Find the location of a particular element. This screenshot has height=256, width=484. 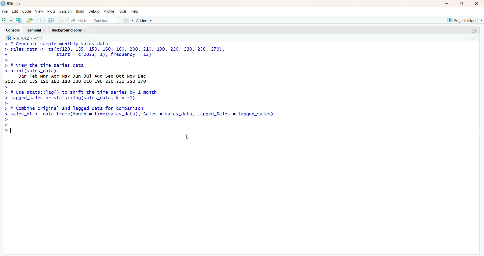

terminal is located at coordinates (35, 30).